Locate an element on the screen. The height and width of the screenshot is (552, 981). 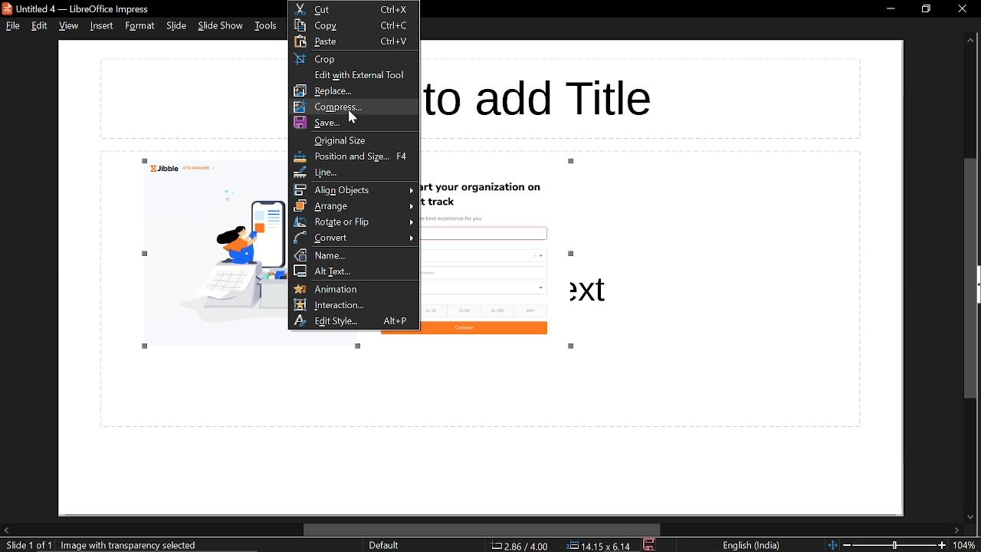
restore and flip is located at coordinates (356, 222).